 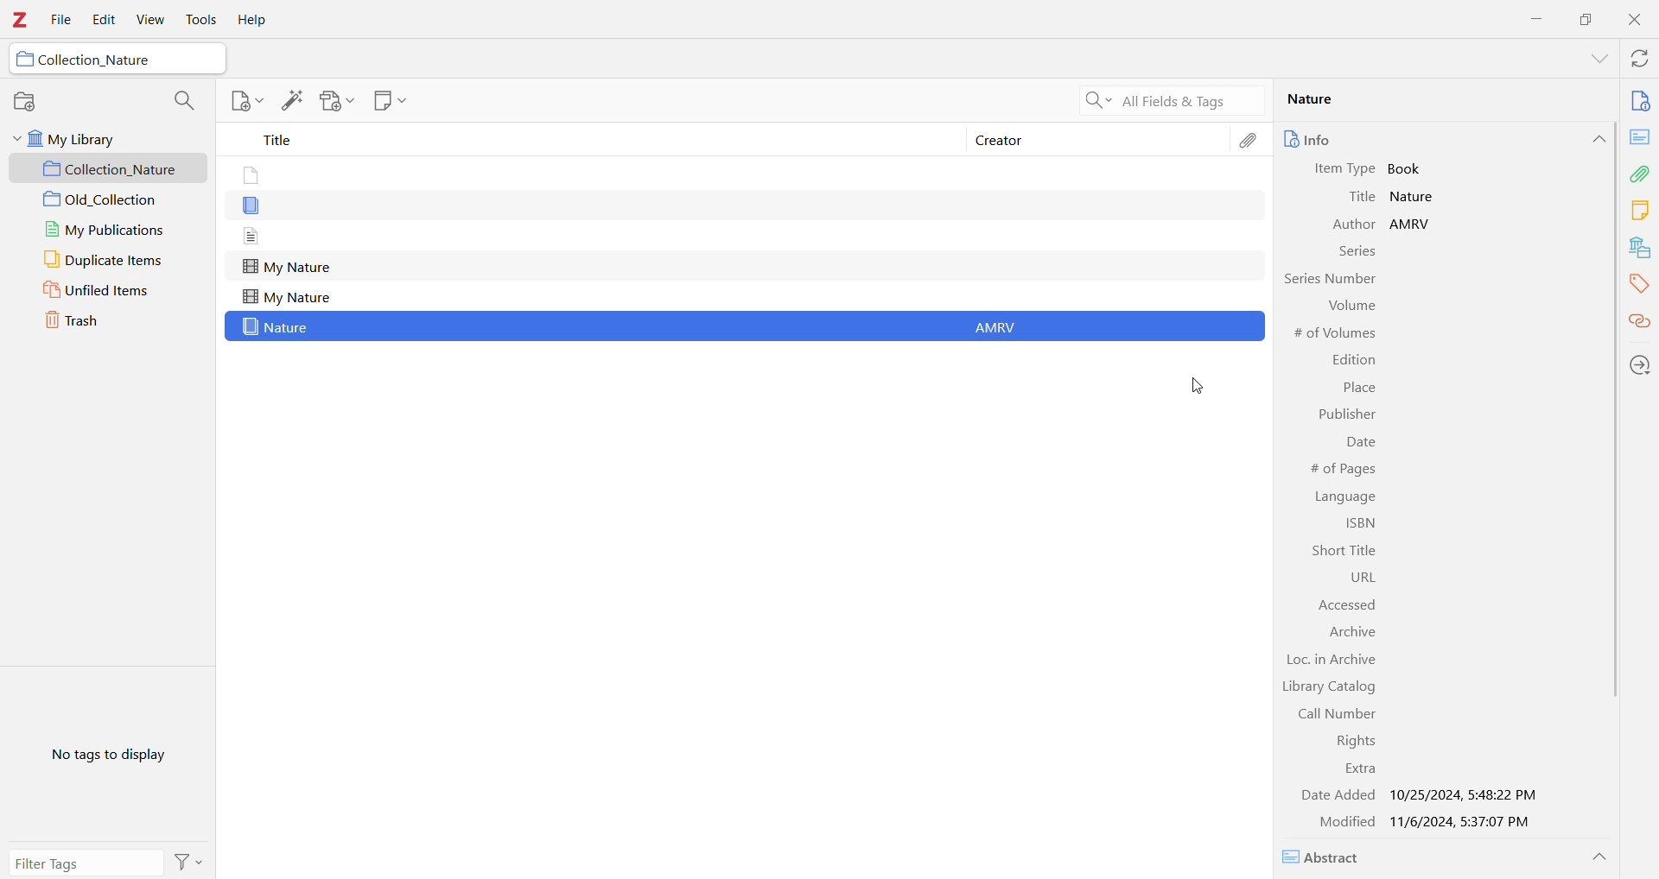 I want to click on File, so click(x=62, y=21).